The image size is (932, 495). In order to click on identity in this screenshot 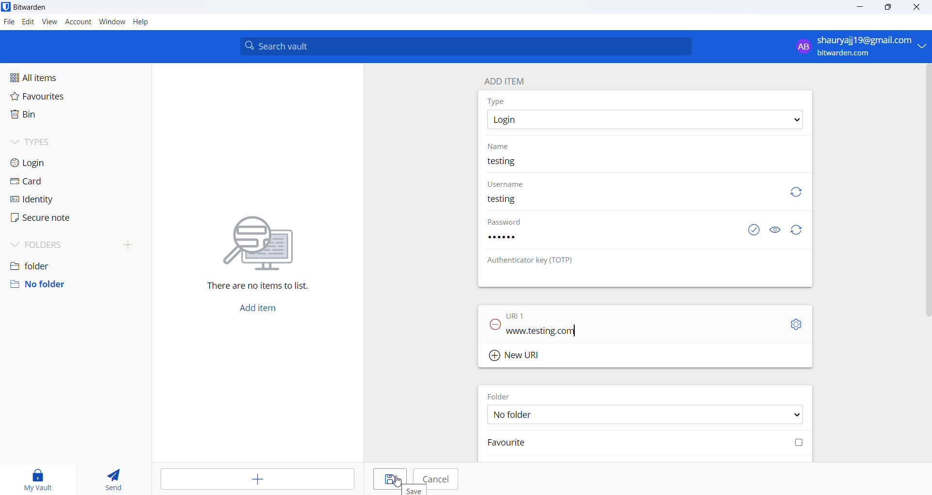, I will do `click(47, 199)`.